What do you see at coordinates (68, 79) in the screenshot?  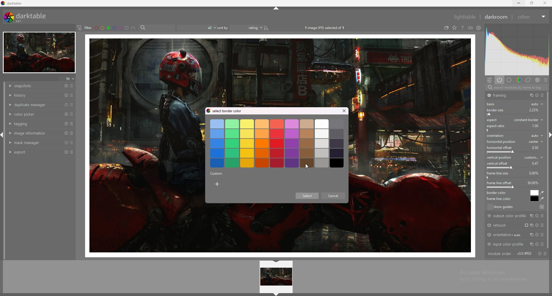 I see `fit` at bounding box center [68, 79].